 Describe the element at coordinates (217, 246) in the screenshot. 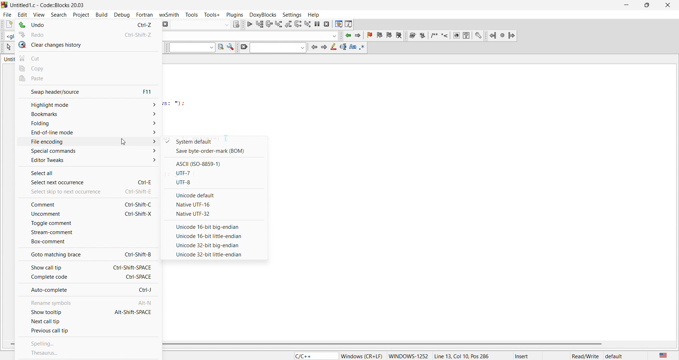

I see `option` at that location.